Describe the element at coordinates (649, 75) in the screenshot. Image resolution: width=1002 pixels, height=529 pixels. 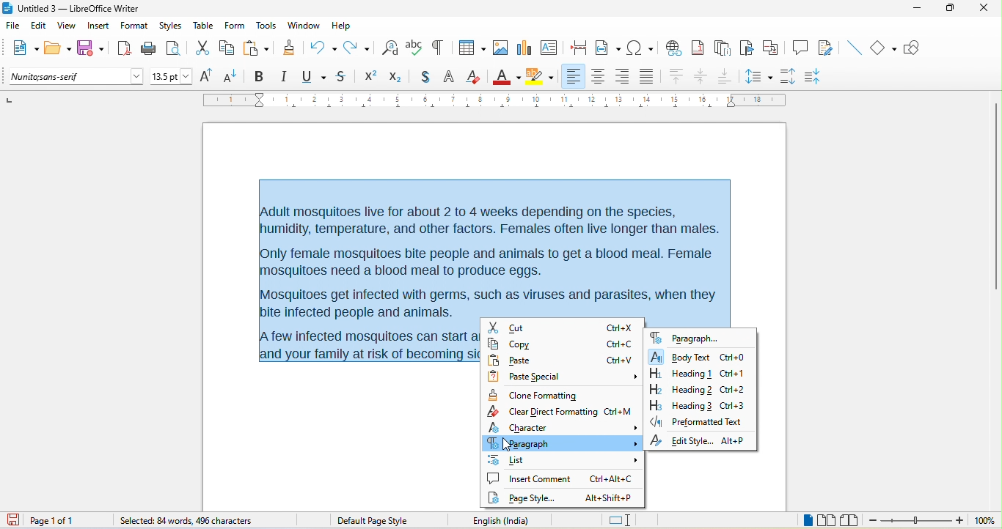
I see `justified` at that location.